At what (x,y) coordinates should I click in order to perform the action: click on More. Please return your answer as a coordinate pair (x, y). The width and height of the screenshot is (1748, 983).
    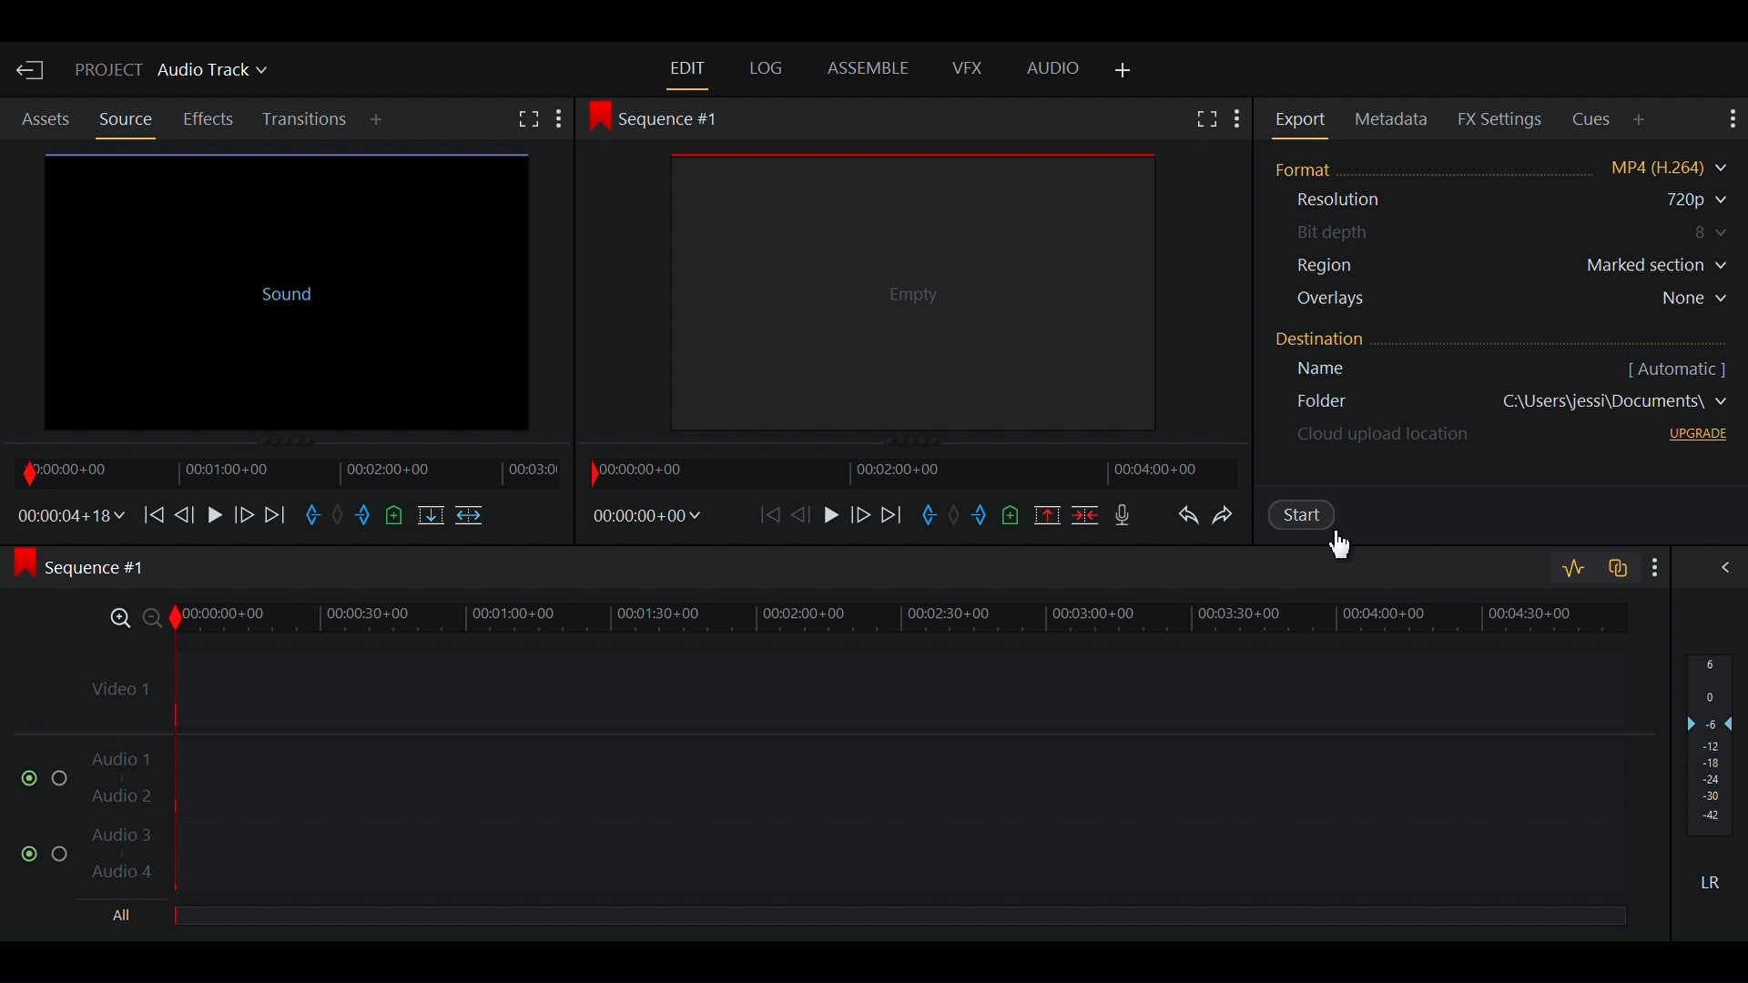
    Looking at the image, I should click on (565, 119).